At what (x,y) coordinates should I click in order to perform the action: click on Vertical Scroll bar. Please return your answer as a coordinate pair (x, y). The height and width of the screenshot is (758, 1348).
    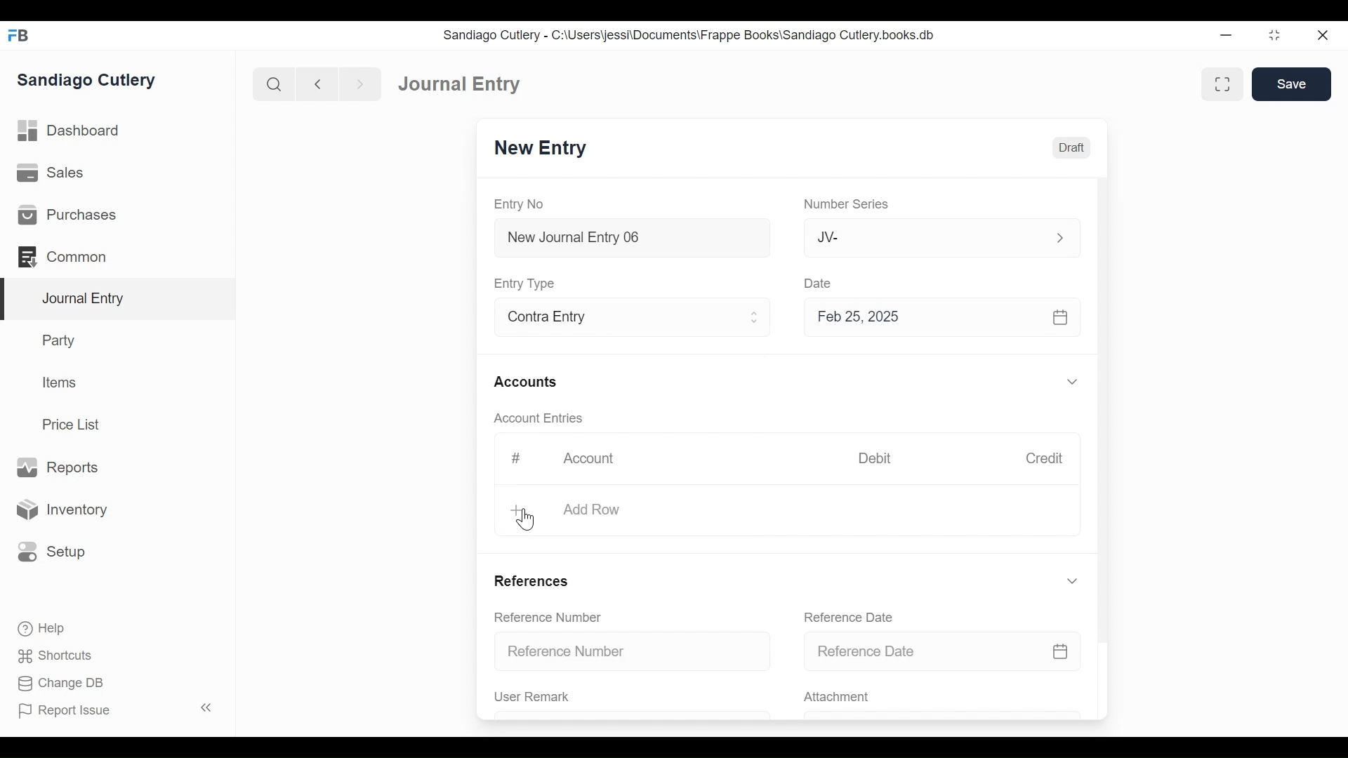
    Looking at the image, I should click on (1104, 399).